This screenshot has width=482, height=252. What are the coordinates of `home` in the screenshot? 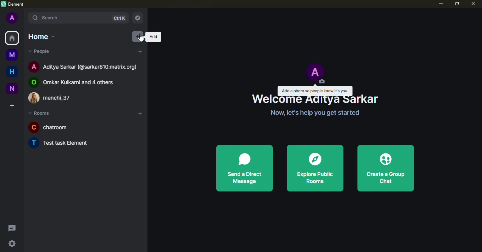 It's located at (42, 37).